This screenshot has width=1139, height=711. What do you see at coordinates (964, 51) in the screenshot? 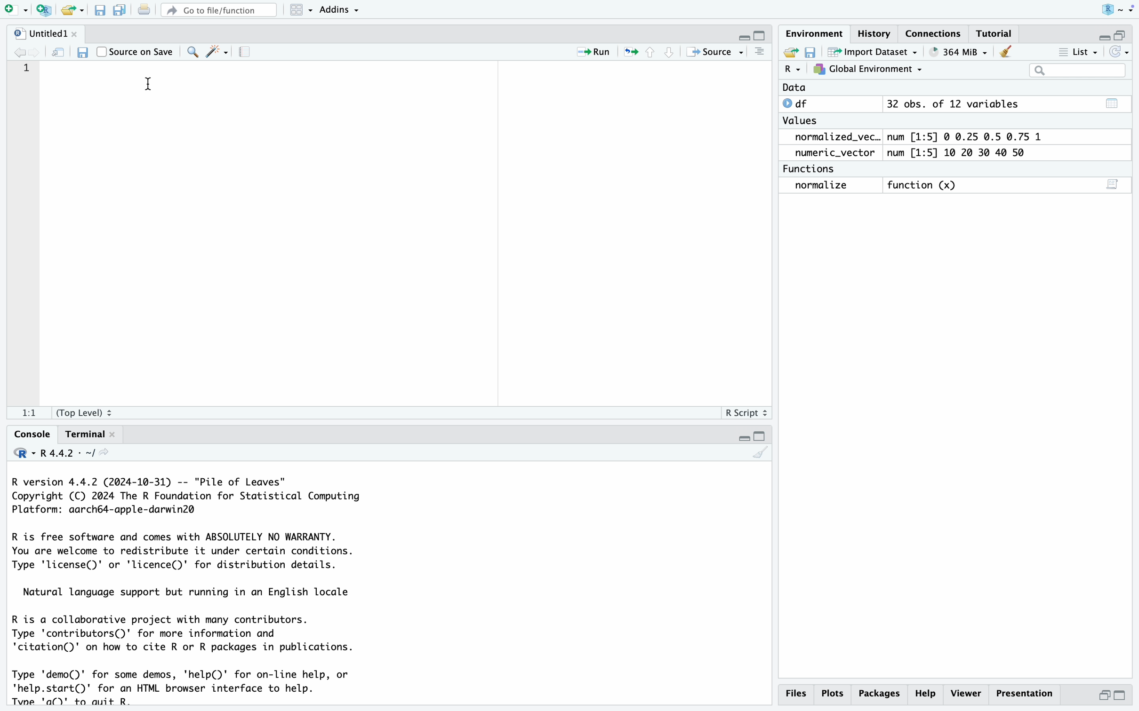
I see `653 MB` at bounding box center [964, 51].